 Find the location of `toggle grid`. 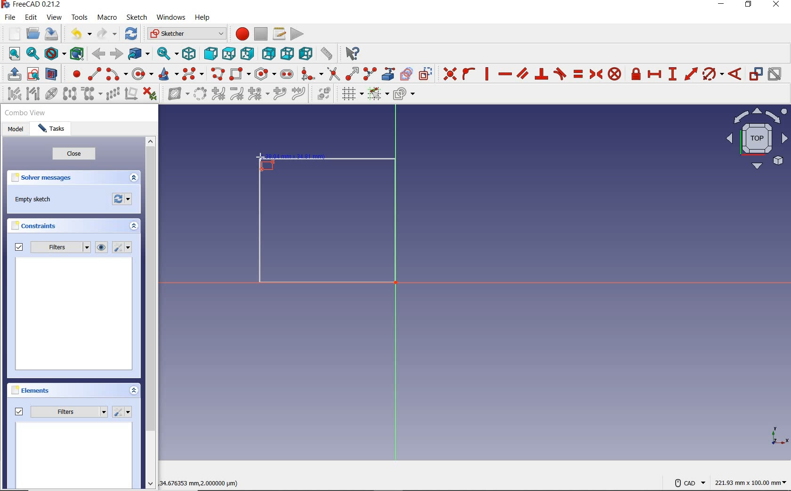

toggle grid is located at coordinates (350, 95).